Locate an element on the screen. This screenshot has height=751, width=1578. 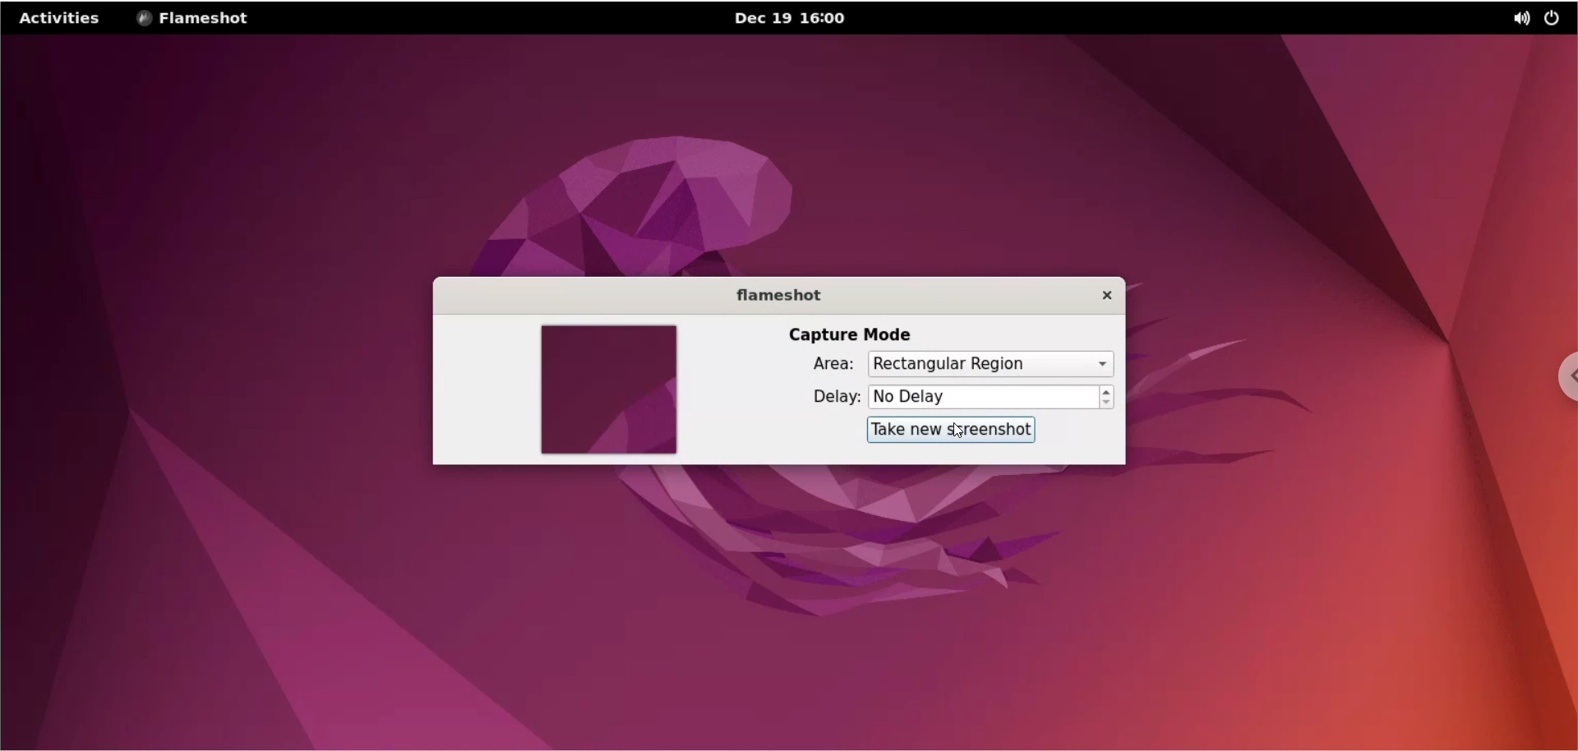
take new screenshot is located at coordinates (948, 434).